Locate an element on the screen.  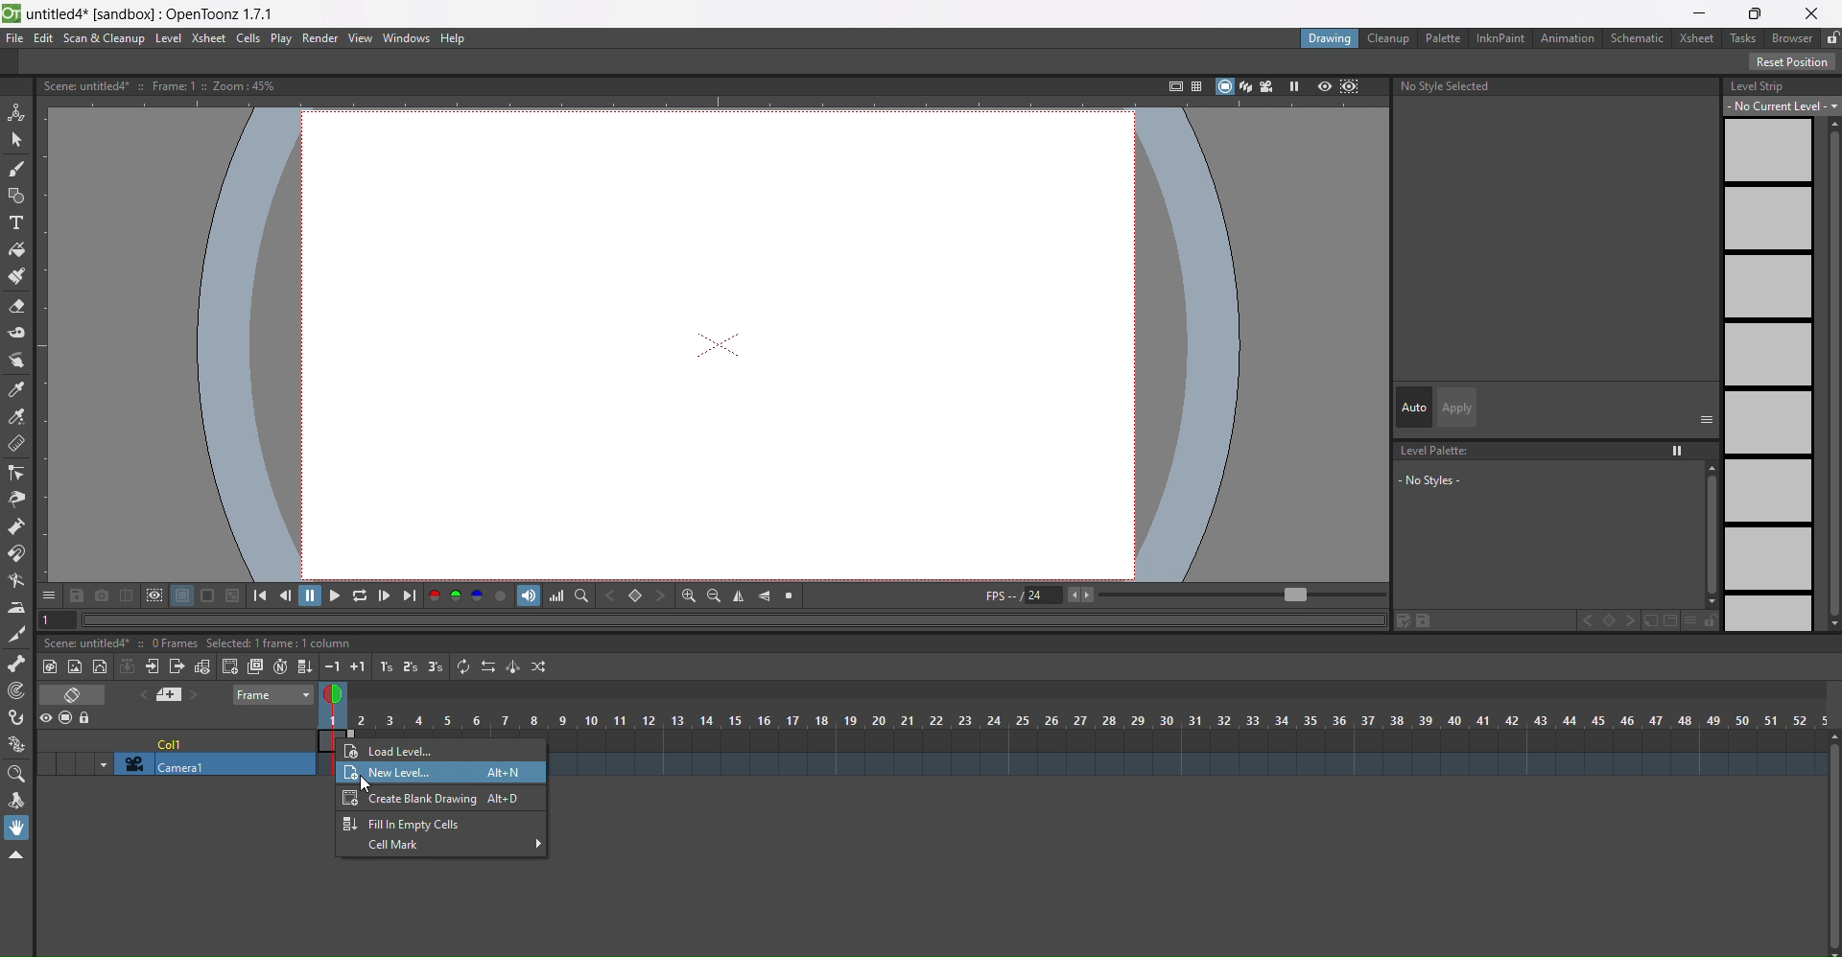
scan & cleanup is located at coordinates (102, 39).